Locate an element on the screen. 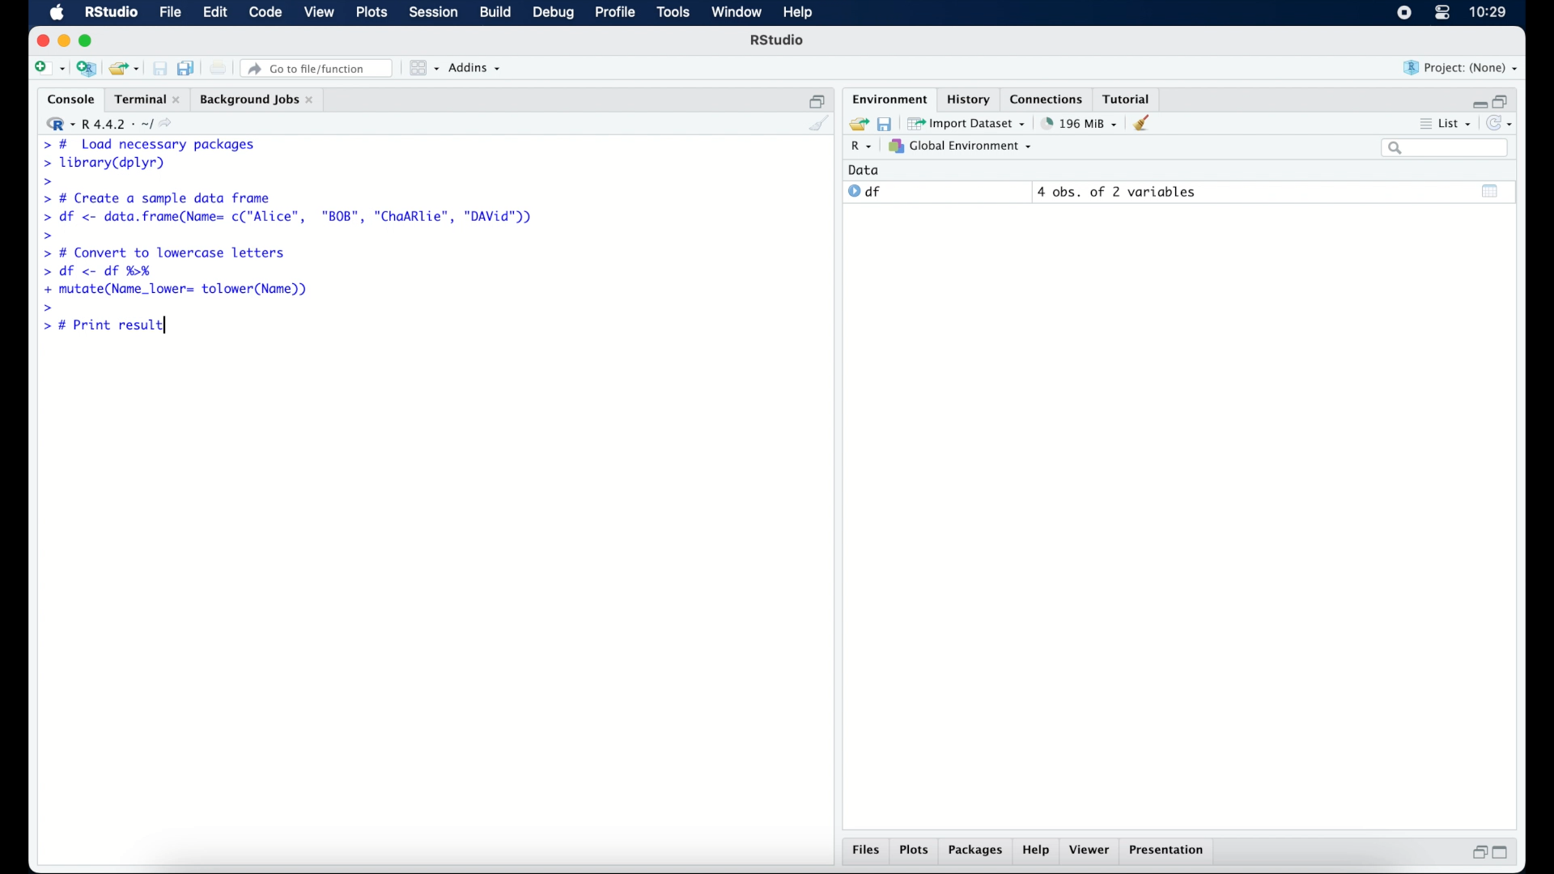 Image resolution: width=1554 pixels, height=874 pixels. plots is located at coordinates (374, 14).